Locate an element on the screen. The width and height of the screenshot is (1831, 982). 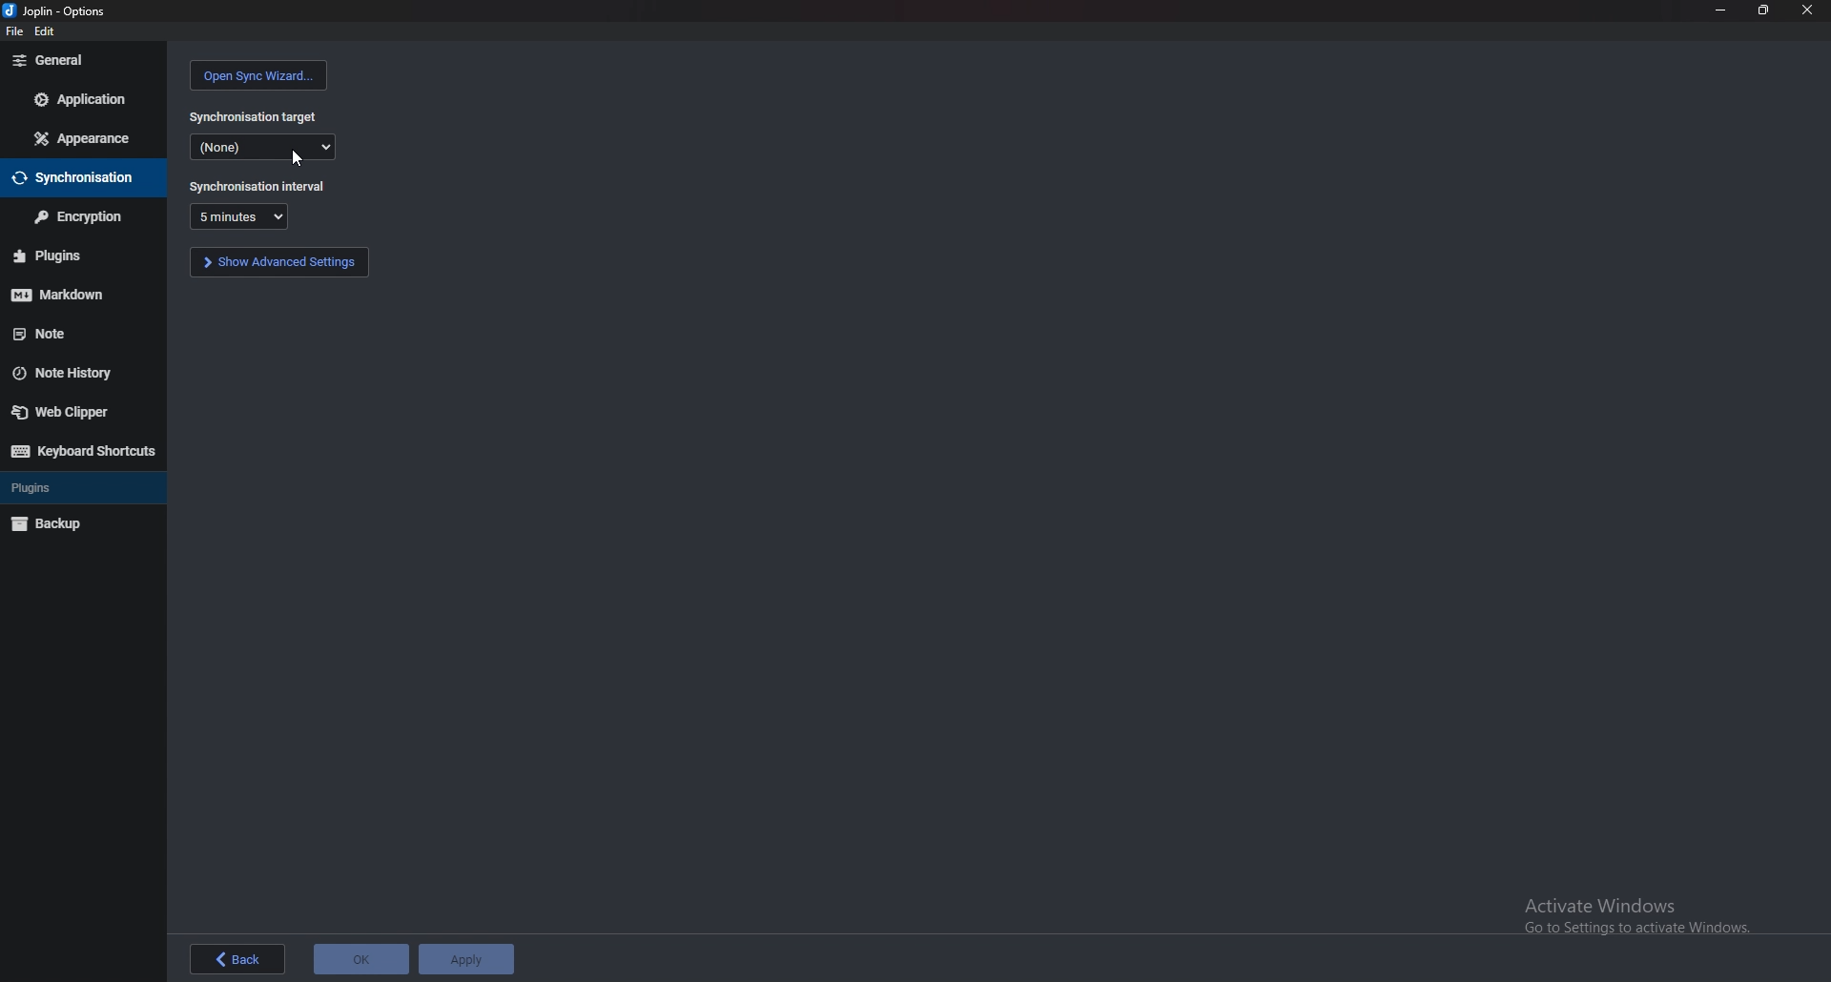
Activate Windows is located at coordinates (1635, 918).